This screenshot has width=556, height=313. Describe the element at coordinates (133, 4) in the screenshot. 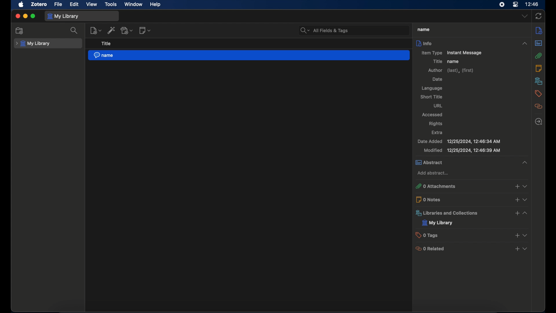

I see `window` at that location.